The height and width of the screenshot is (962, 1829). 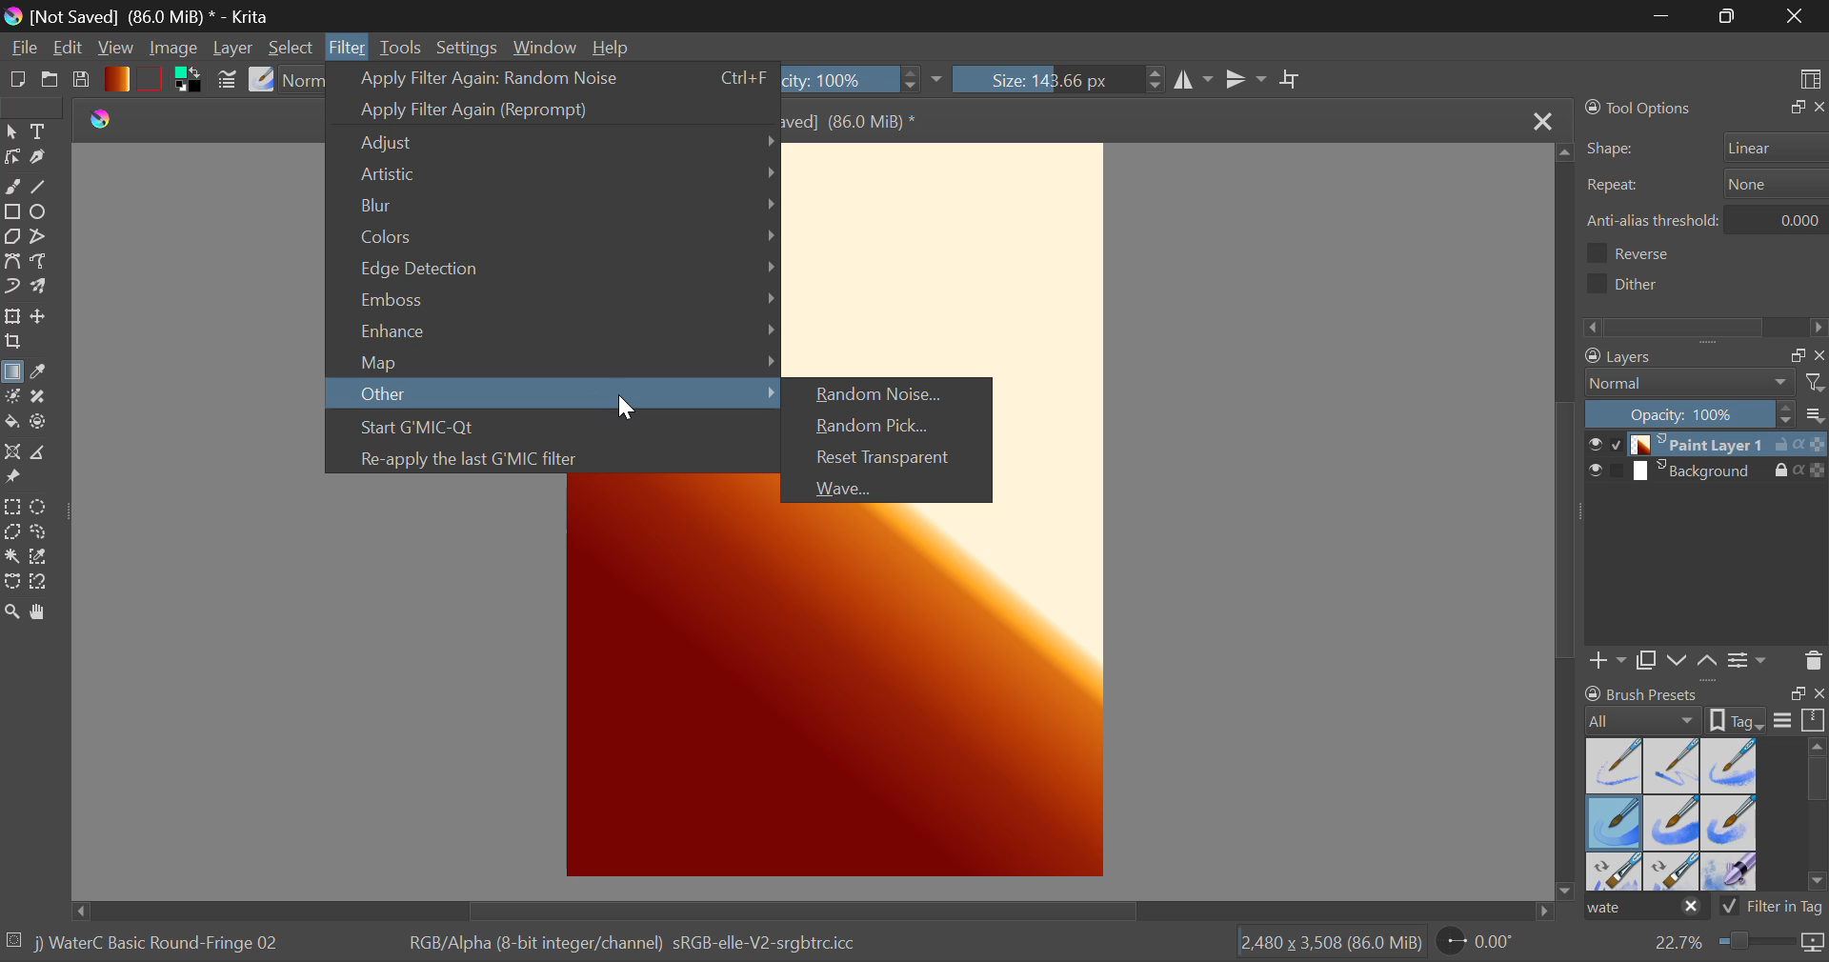 I want to click on Save, so click(x=82, y=80).